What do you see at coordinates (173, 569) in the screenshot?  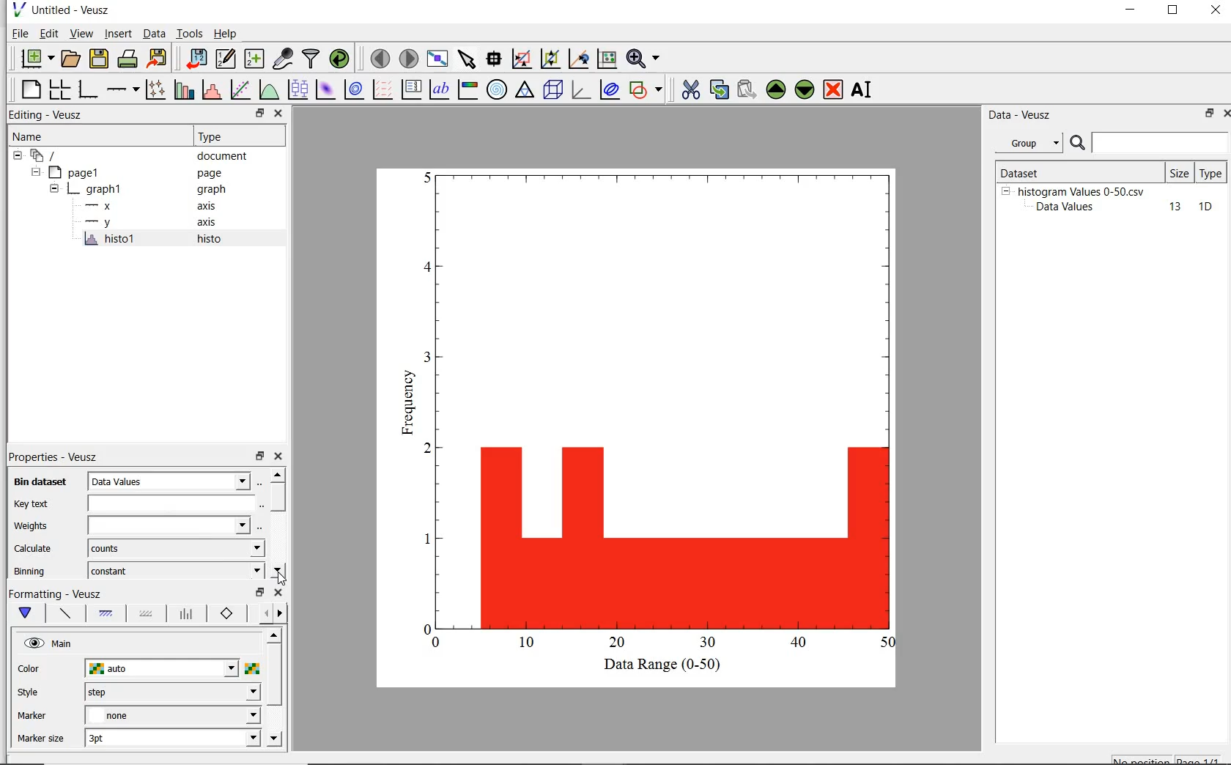 I see ` constant` at bounding box center [173, 569].